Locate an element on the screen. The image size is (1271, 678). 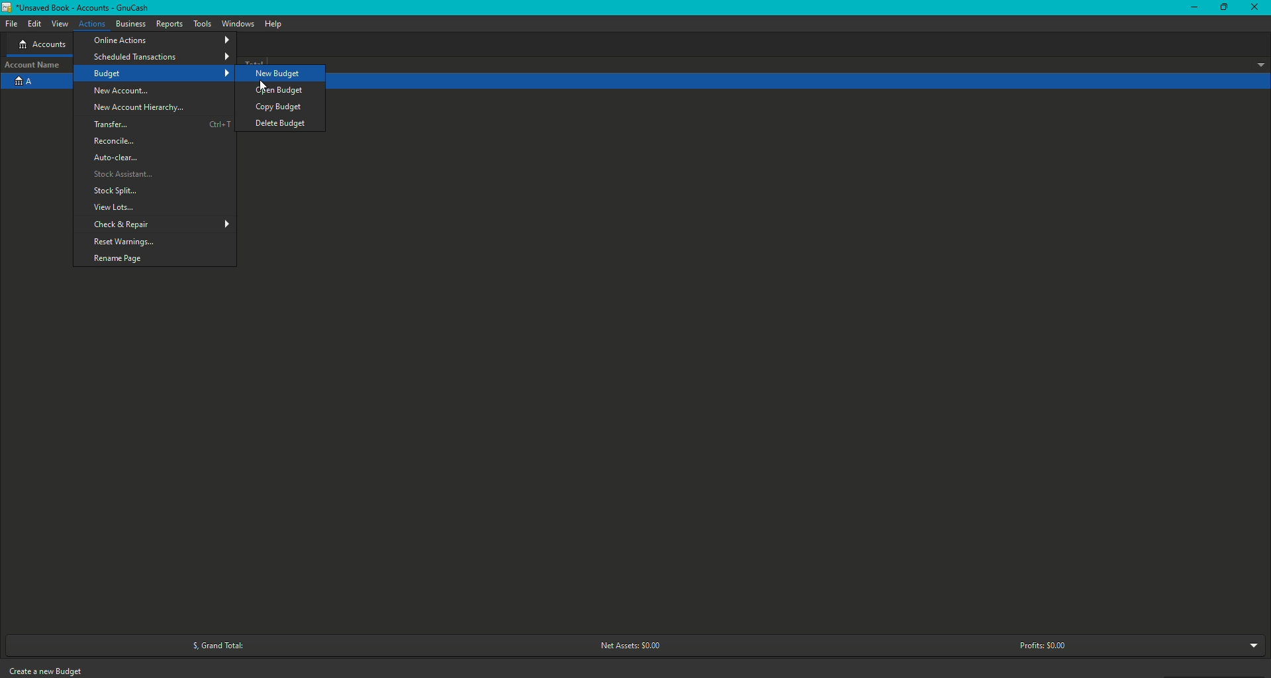
Stock Assistant is located at coordinates (127, 173).